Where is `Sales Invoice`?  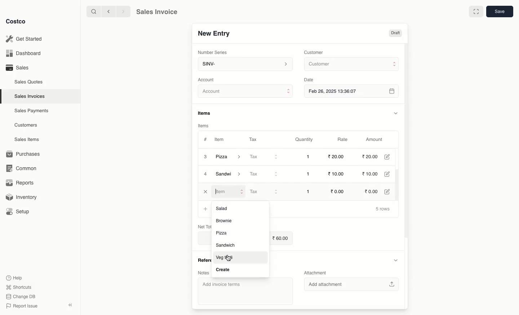 Sales Invoice is located at coordinates (157, 13).